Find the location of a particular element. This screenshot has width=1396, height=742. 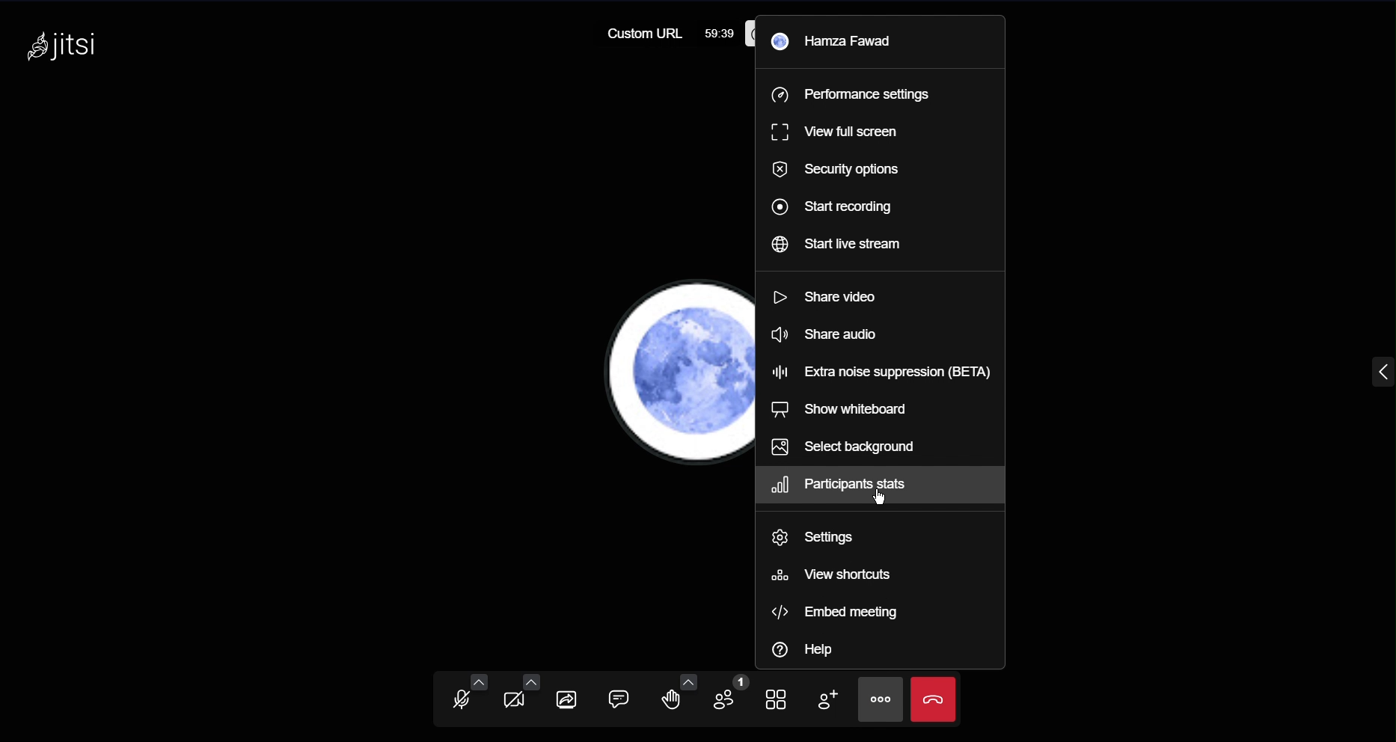

Hamza Fawad is located at coordinates (839, 40).